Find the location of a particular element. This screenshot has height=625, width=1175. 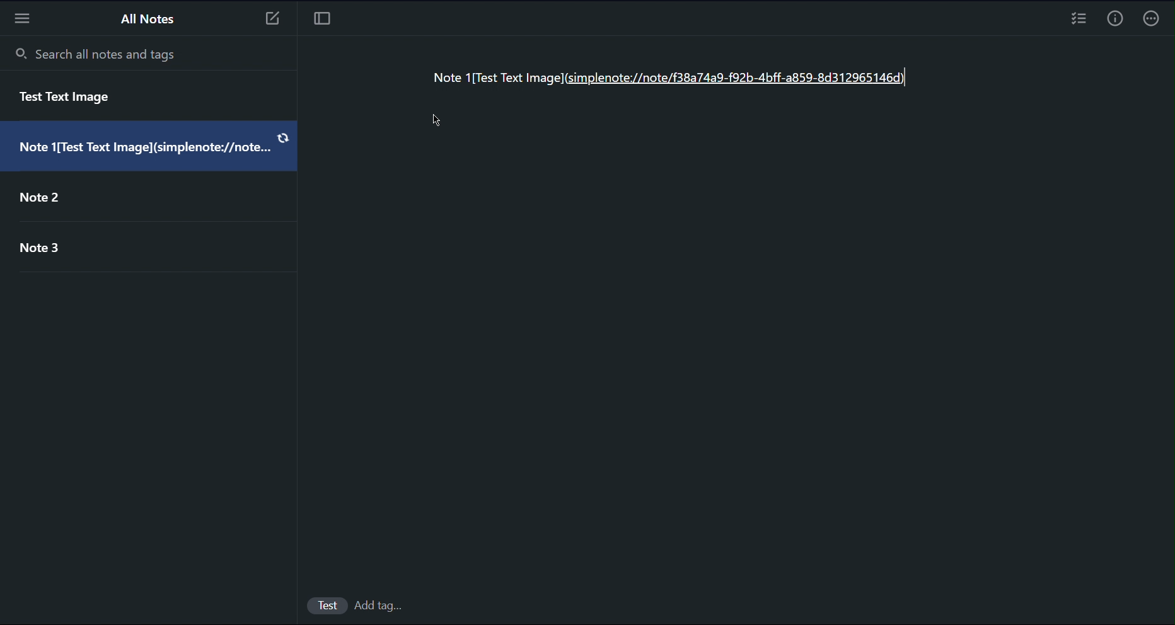

Test is located at coordinates (327, 603).